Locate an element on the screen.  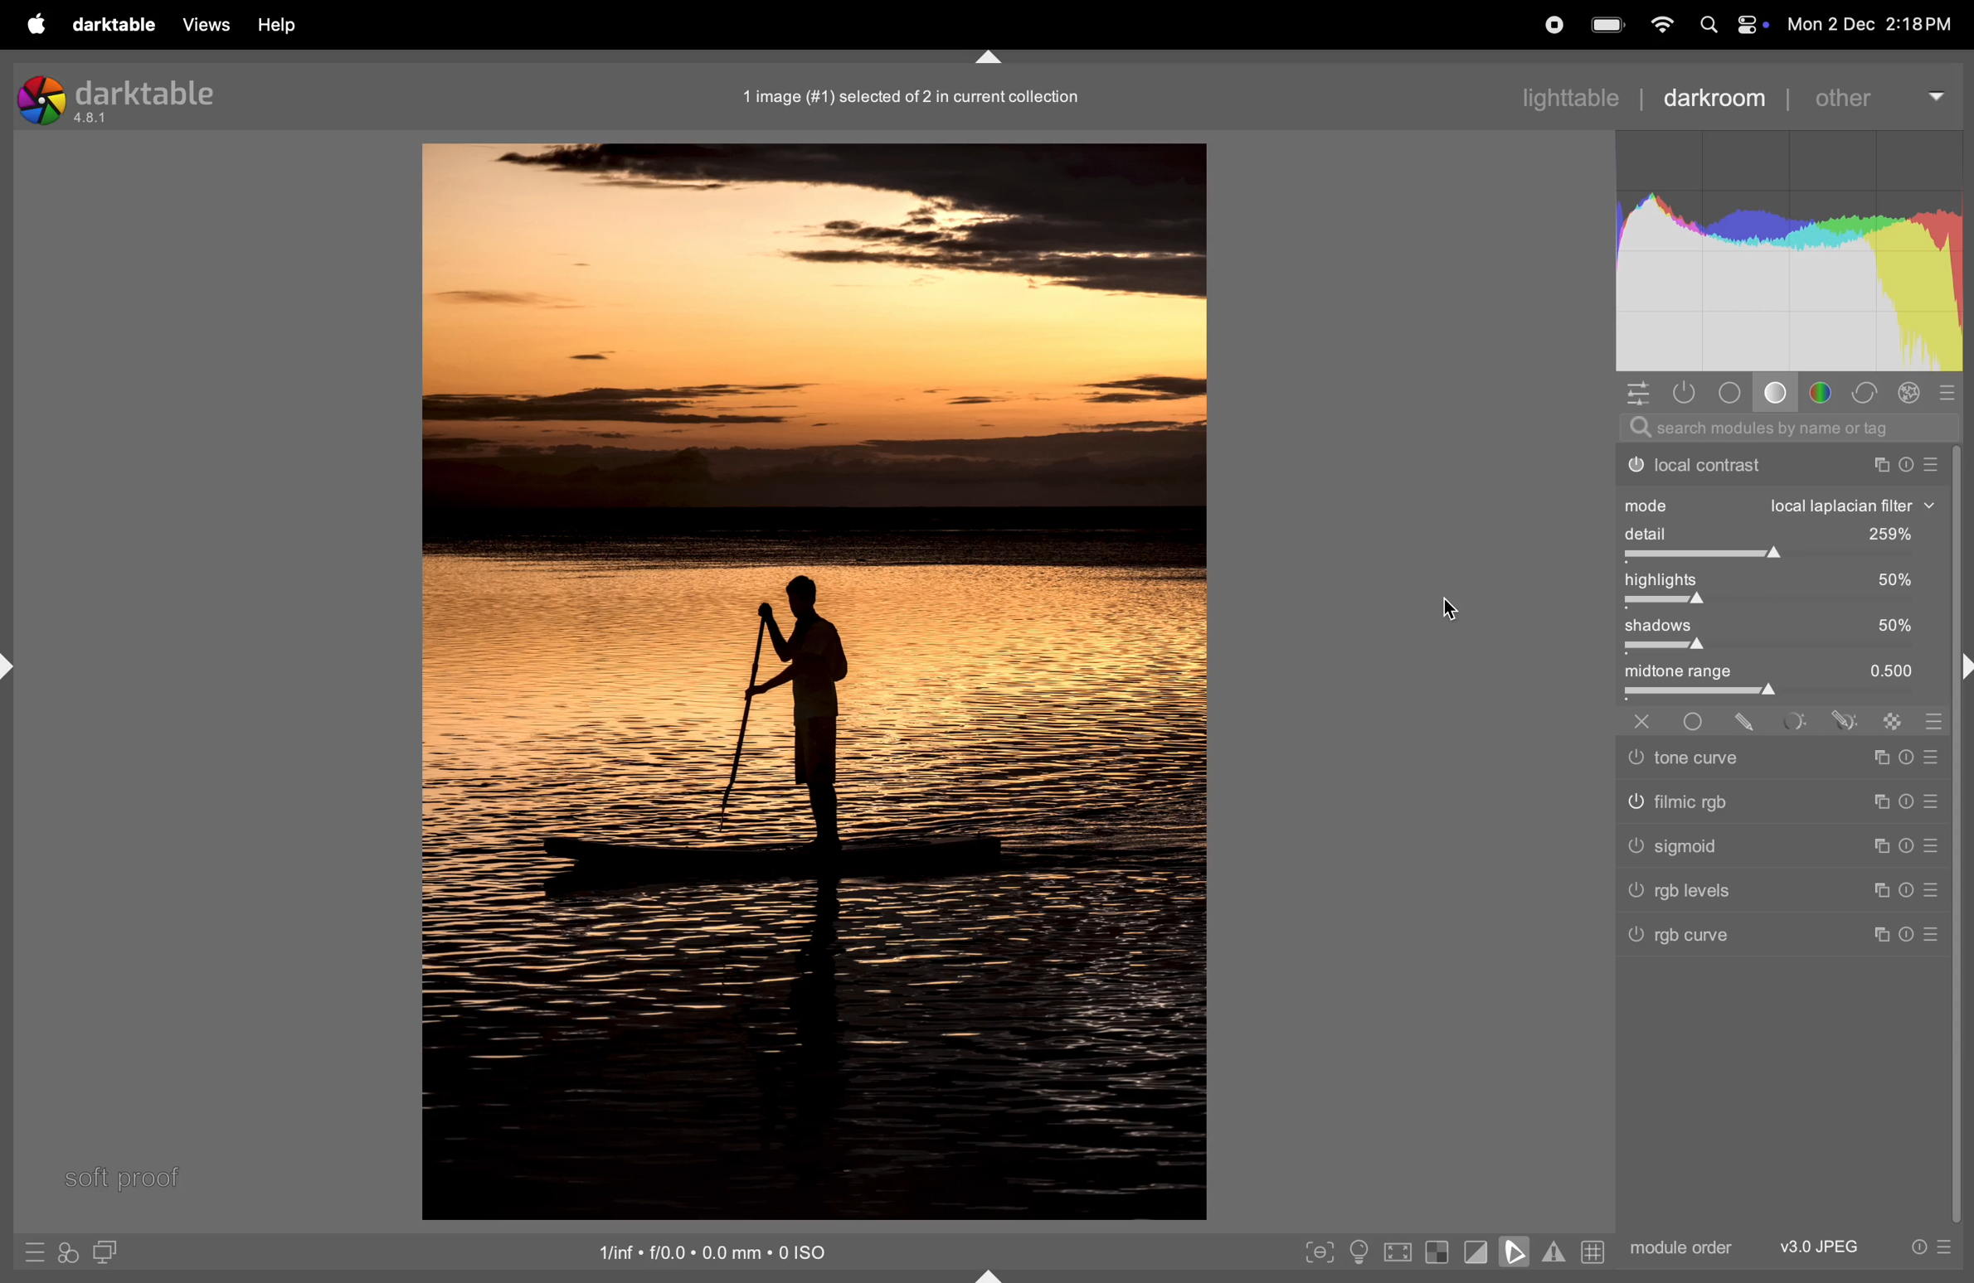
sign  is located at coordinates (1905, 847).